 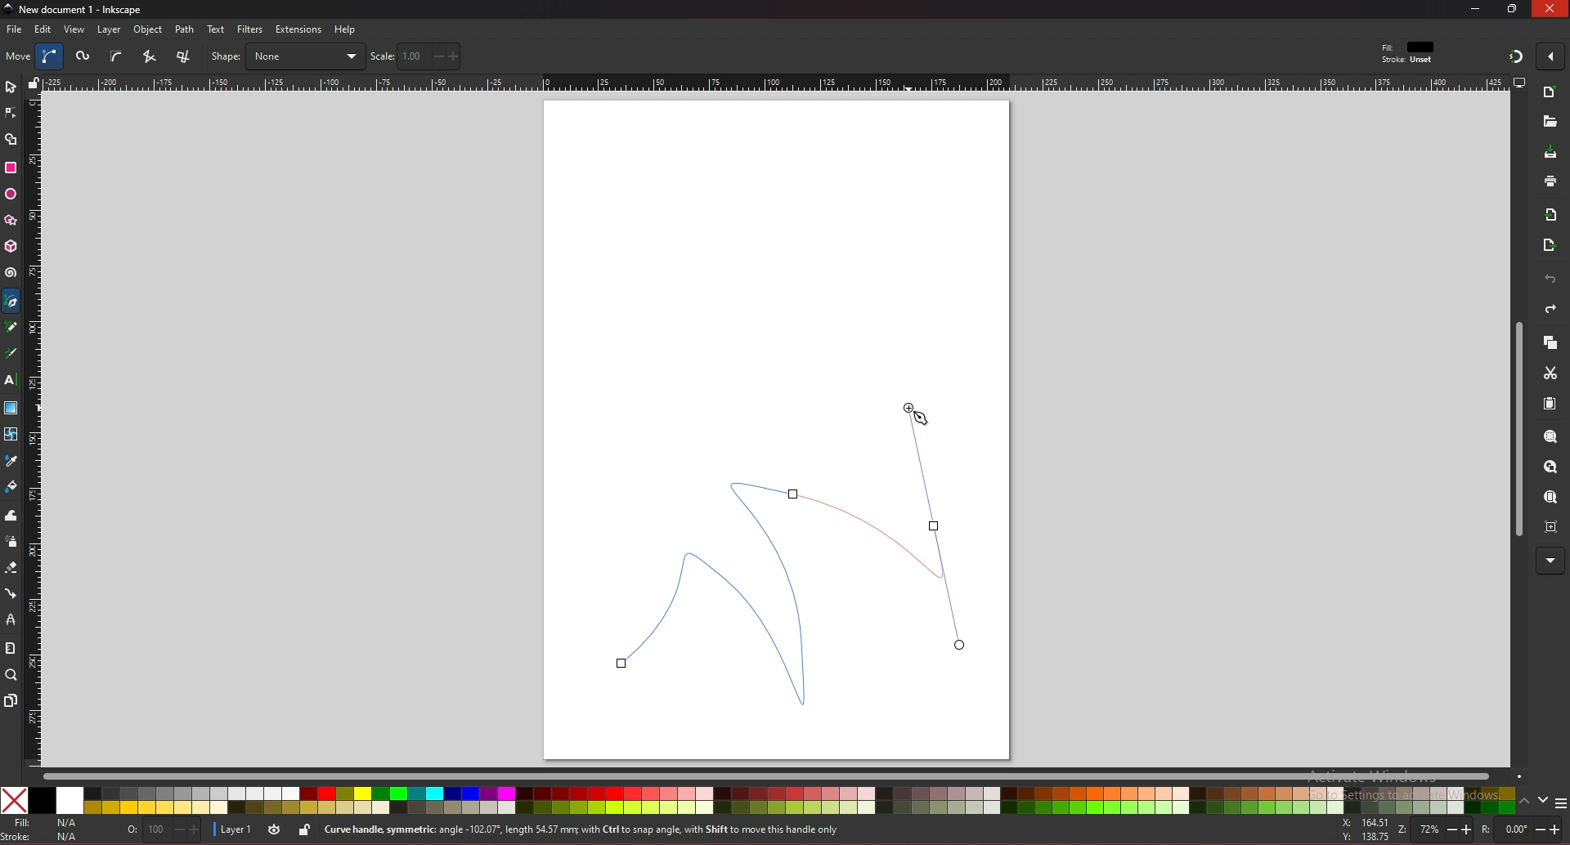 What do you see at coordinates (1553, 525) in the screenshot?
I see `zoom centre page` at bounding box center [1553, 525].